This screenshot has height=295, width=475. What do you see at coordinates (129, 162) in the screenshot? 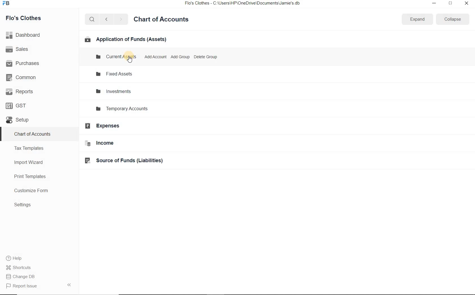
I see `Source of Funds (Liabilities)` at bounding box center [129, 162].